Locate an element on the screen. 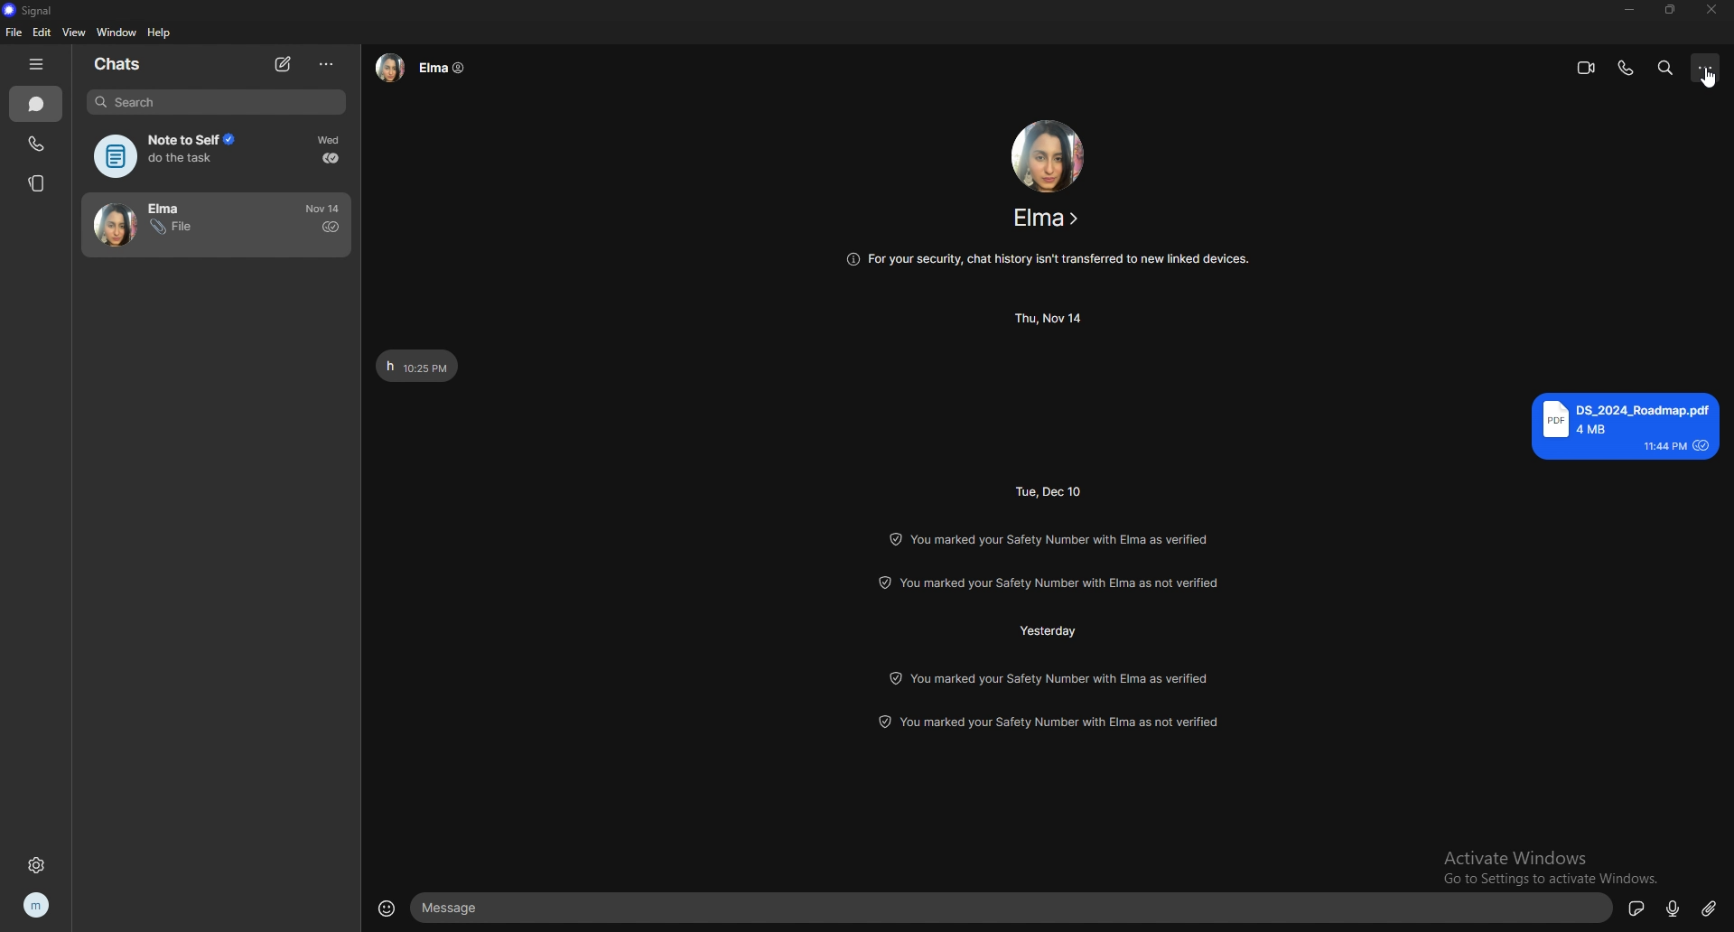 The width and height of the screenshot is (1734, 932). contact info is located at coordinates (1047, 218).